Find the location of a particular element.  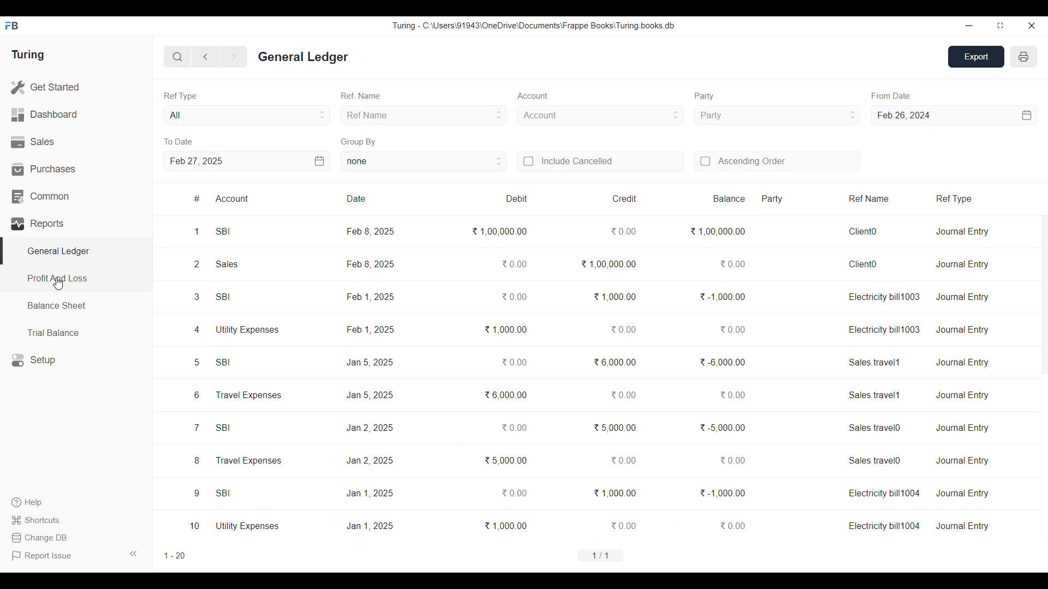

0.00 is located at coordinates (623, 394).